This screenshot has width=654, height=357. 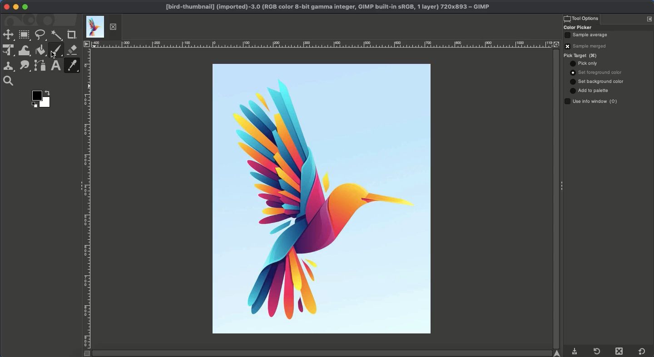 I want to click on Set back background color, so click(x=598, y=82).